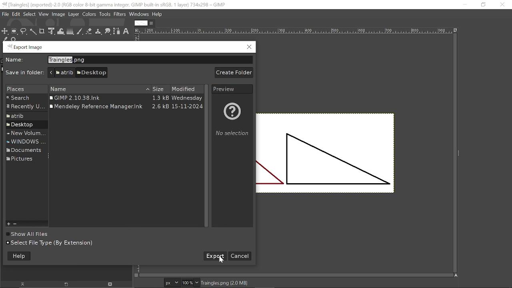 This screenshot has width=512, height=288. What do you see at coordinates (172, 282) in the screenshot?
I see `Pixel` at bounding box center [172, 282].